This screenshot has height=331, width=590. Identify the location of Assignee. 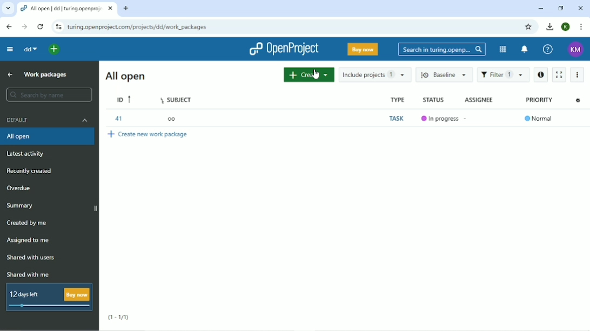
(479, 100).